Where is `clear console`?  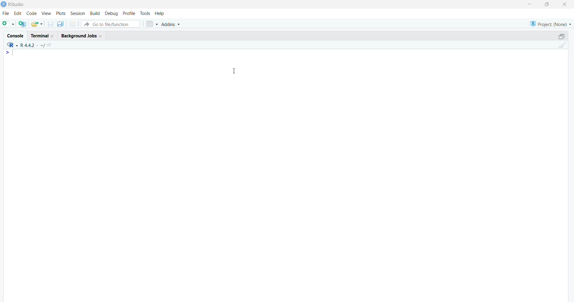 clear console is located at coordinates (562, 45).